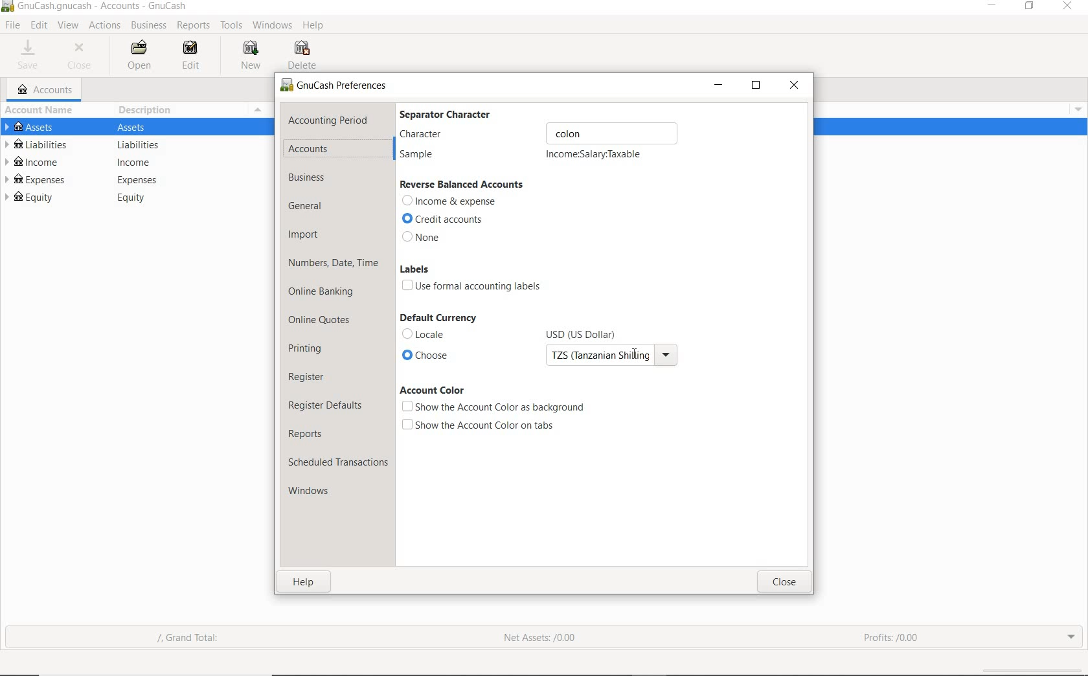 This screenshot has height=676, width=1088. Describe the element at coordinates (719, 84) in the screenshot. I see `minimize` at that location.